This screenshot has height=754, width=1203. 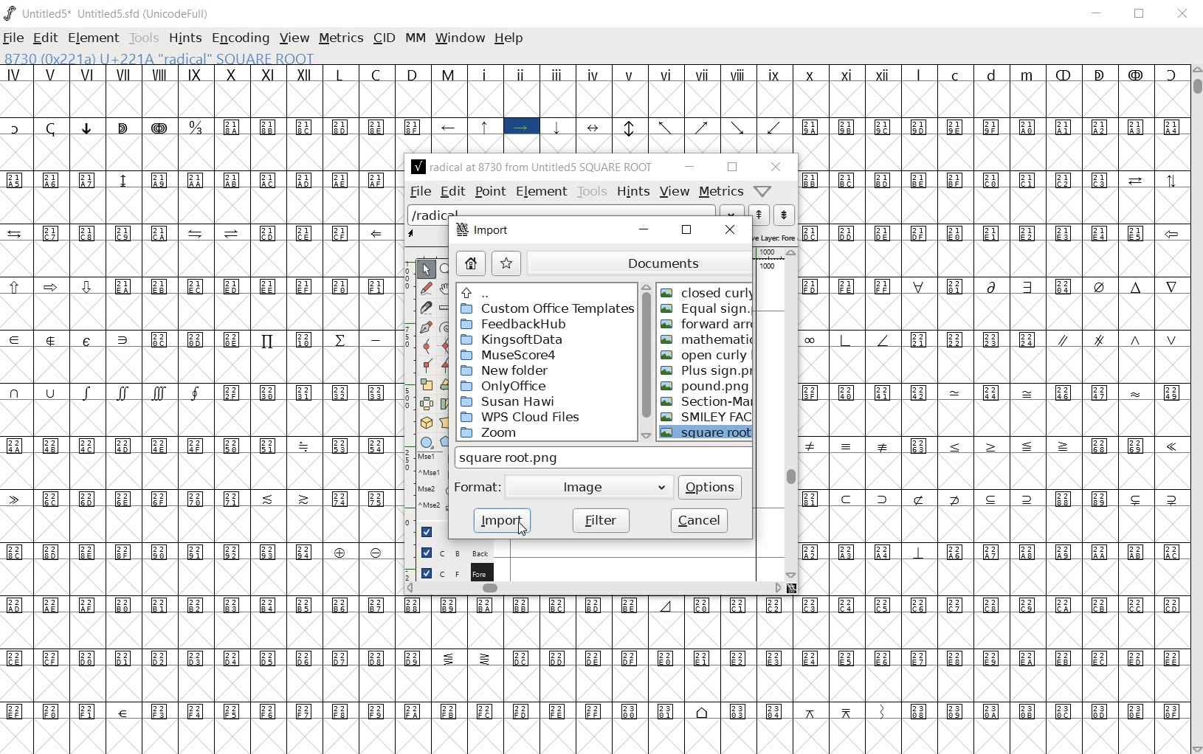 I want to click on minimize, so click(x=688, y=167).